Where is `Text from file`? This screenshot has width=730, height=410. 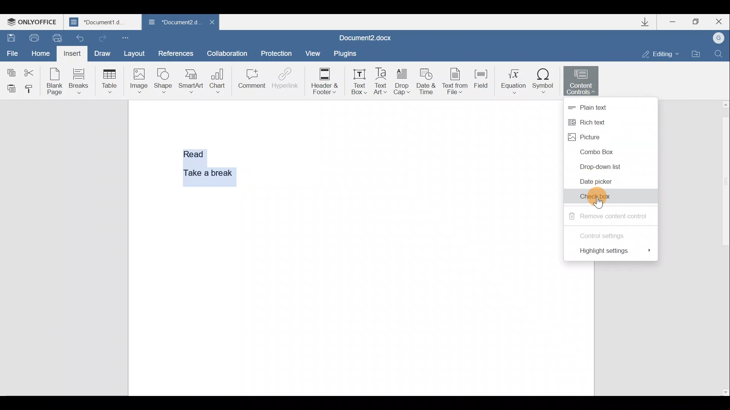
Text from file is located at coordinates (456, 82).